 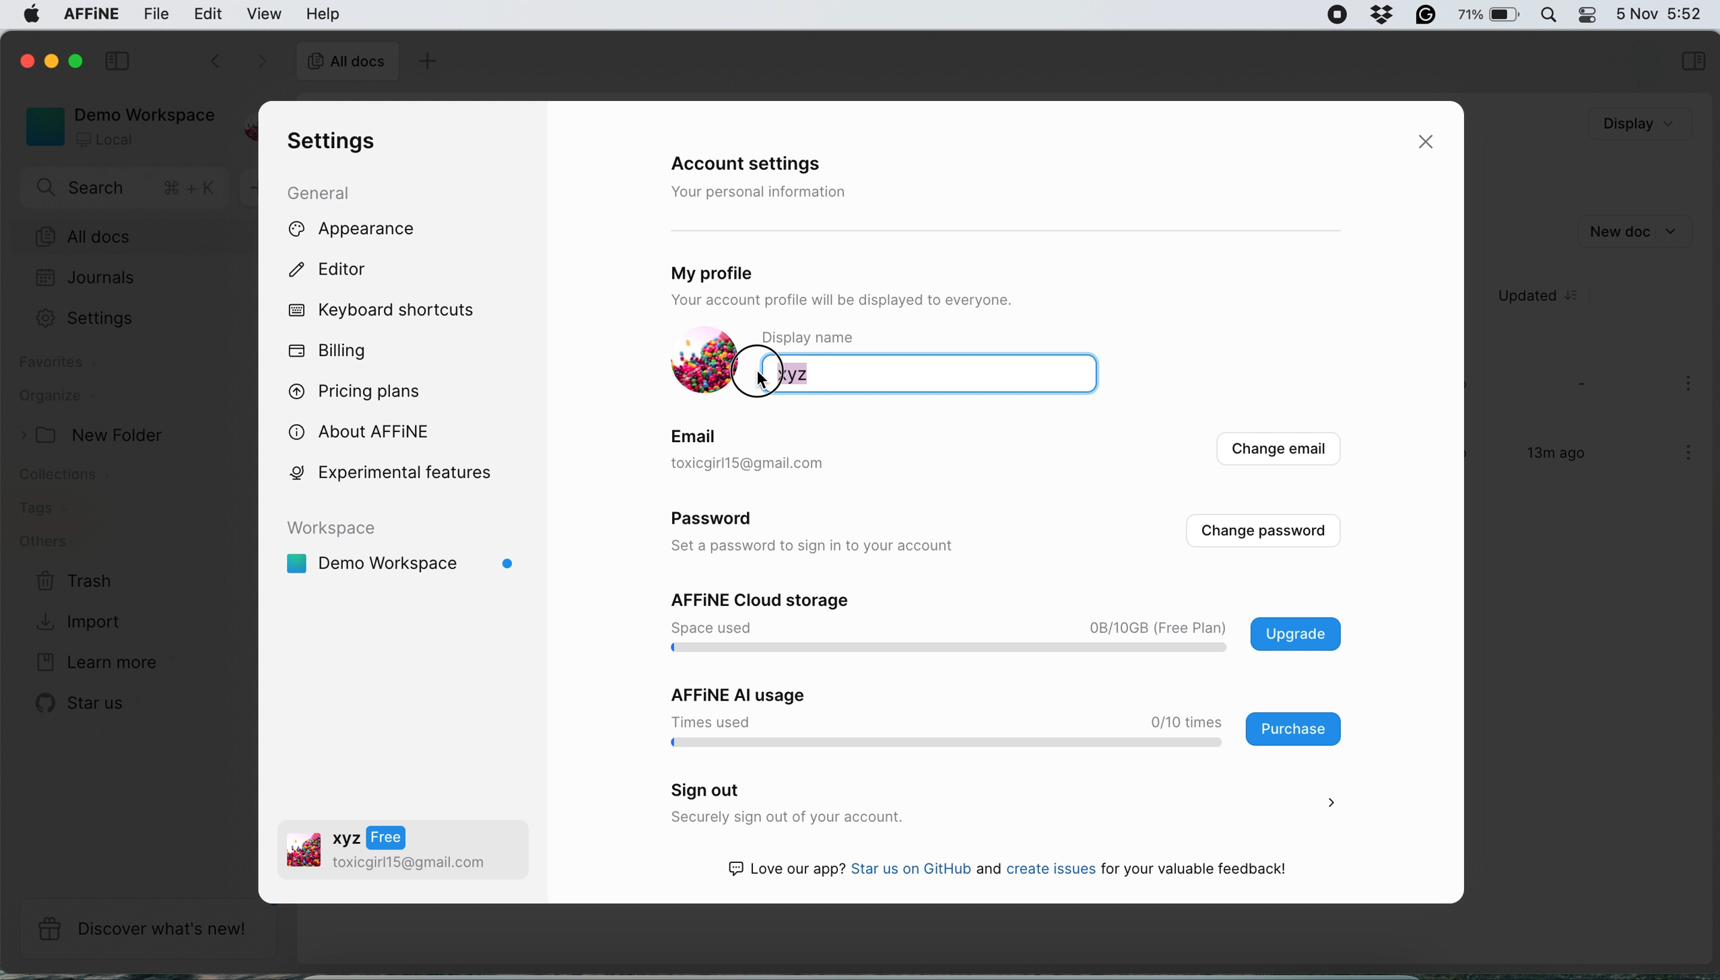 I want to click on toxicgirl1S@gmail.com, so click(x=773, y=464).